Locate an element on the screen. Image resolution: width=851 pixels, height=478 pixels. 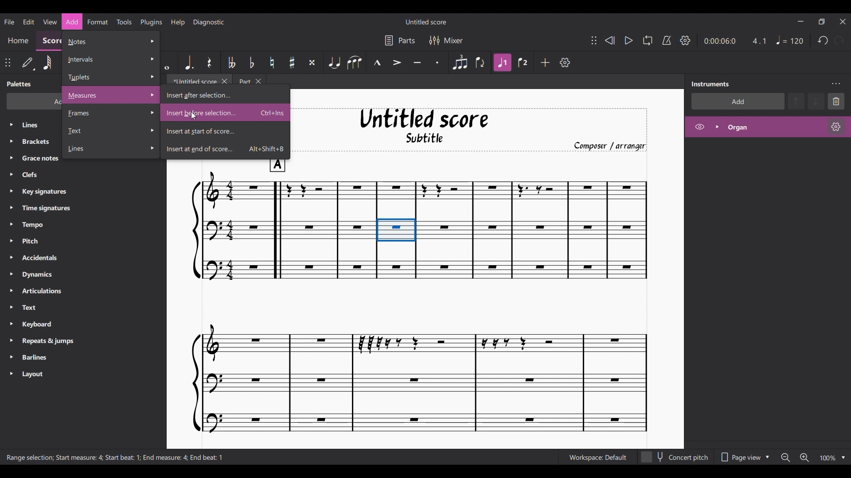
Text options is located at coordinates (111, 131).